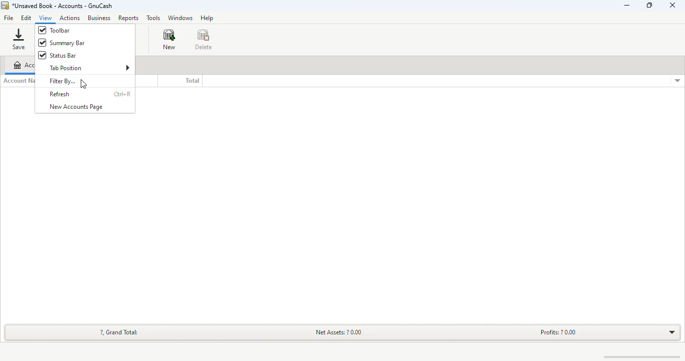  What do you see at coordinates (75, 107) in the screenshot?
I see `new accounts page` at bounding box center [75, 107].